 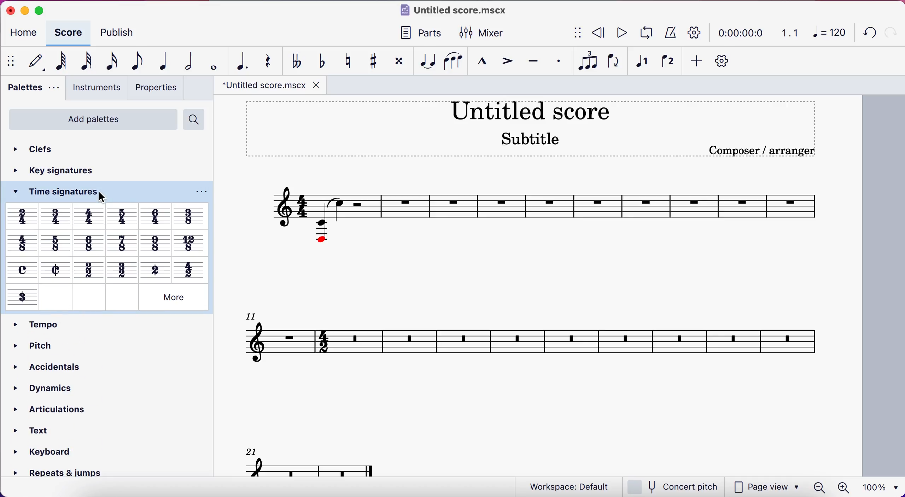 I want to click on zoom out, so click(x=819, y=487).